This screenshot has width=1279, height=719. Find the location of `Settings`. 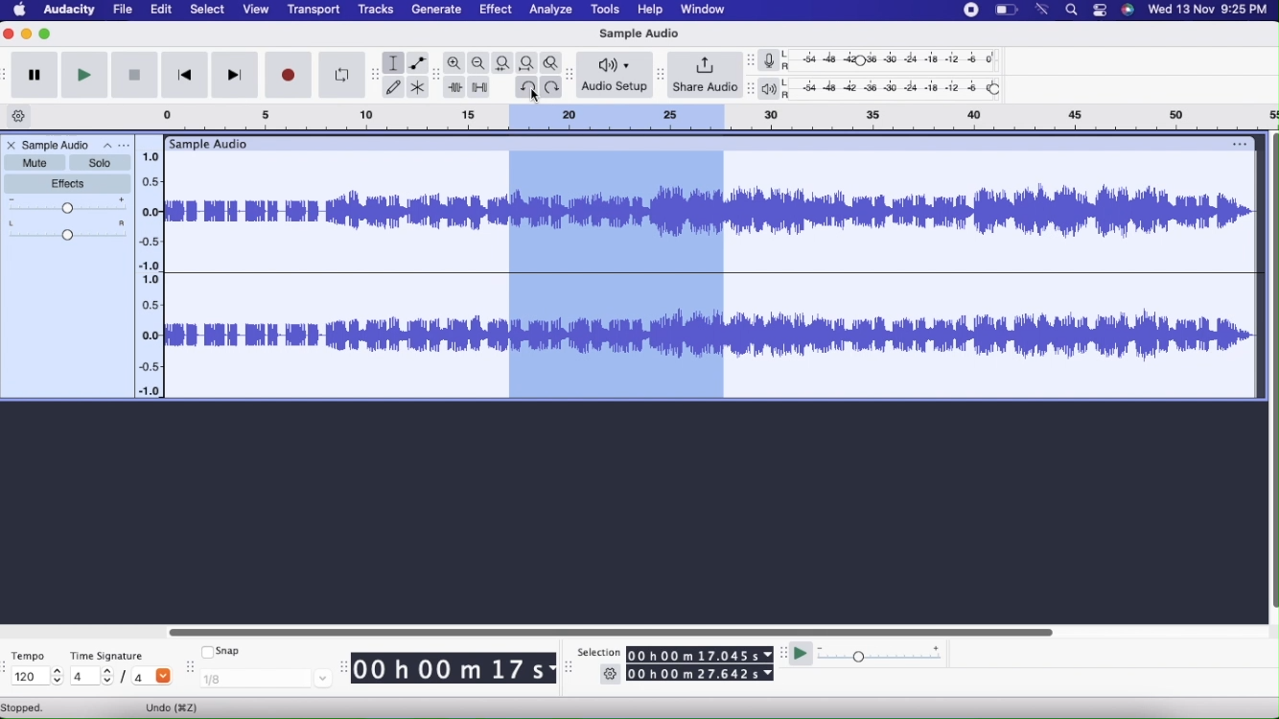

Settings is located at coordinates (613, 674).